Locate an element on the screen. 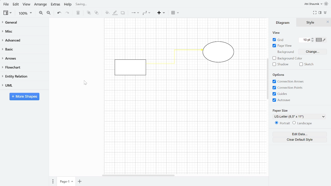 Image resolution: width=331 pixels, height=186 pixels. Background color is located at coordinates (287, 58).